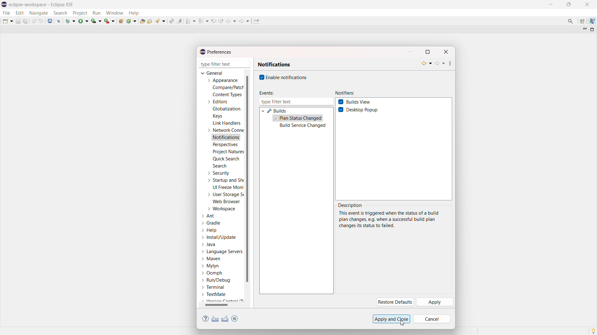 The height and width of the screenshot is (335, 597). What do you see at coordinates (244, 21) in the screenshot?
I see `foreward` at bounding box center [244, 21].